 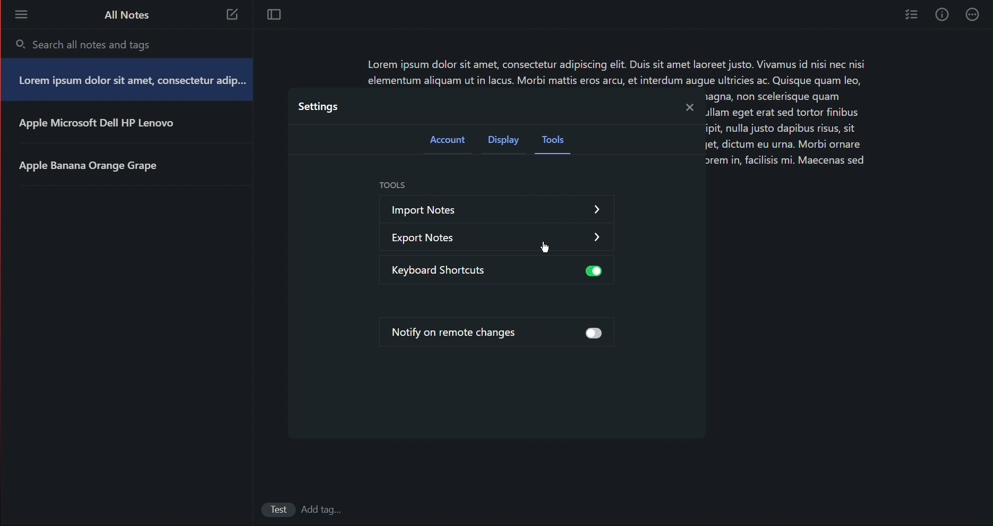 I want to click on dropdown, so click(x=598, y=211).